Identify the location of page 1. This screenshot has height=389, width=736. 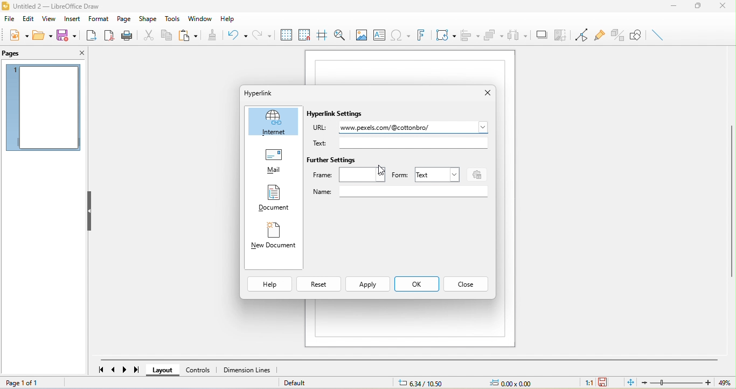
(43, 106).